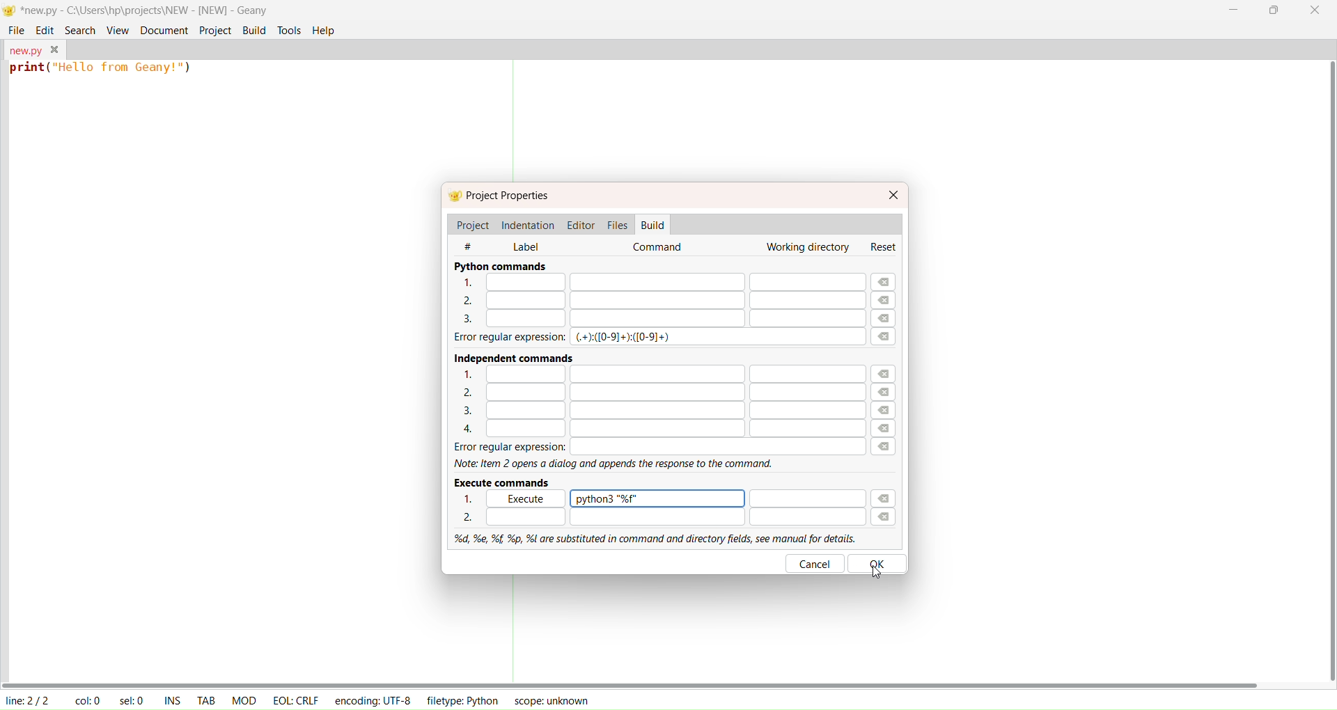 The width and height of the screenshot is (1337, 710). What do you see at coordinates (888, 402) in the screenshot?
I see `clear` at bounding box center [888, 402].